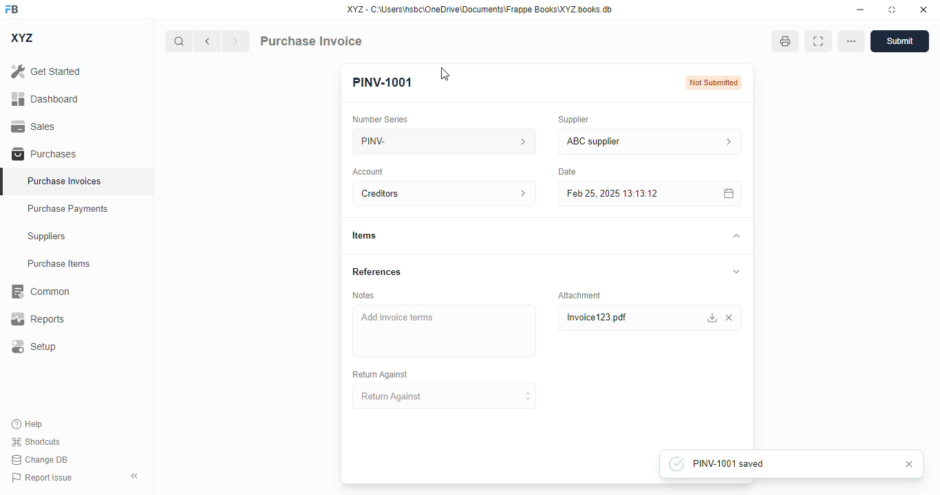  Describe the element at coordinates (180, 41) in the screenshot. I see `search` at that location.